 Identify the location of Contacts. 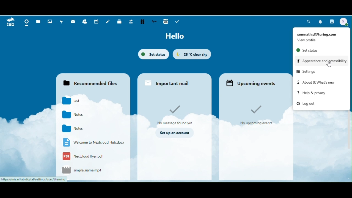
(85, 21).